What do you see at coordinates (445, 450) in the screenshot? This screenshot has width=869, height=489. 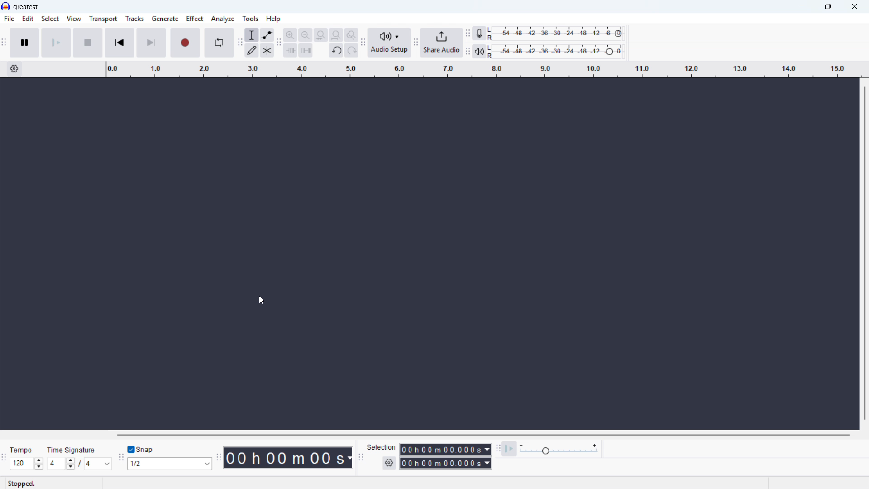 I see `Selection start time` at bounding box center [445, 450].